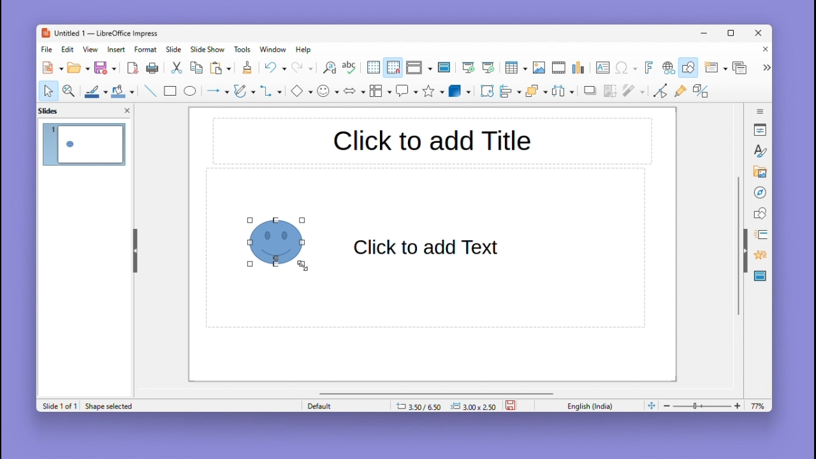 This screenshot has width=816, height=459. Describe the element at coordinates (134, 248) in the screenshot. I see `hide` at that location.